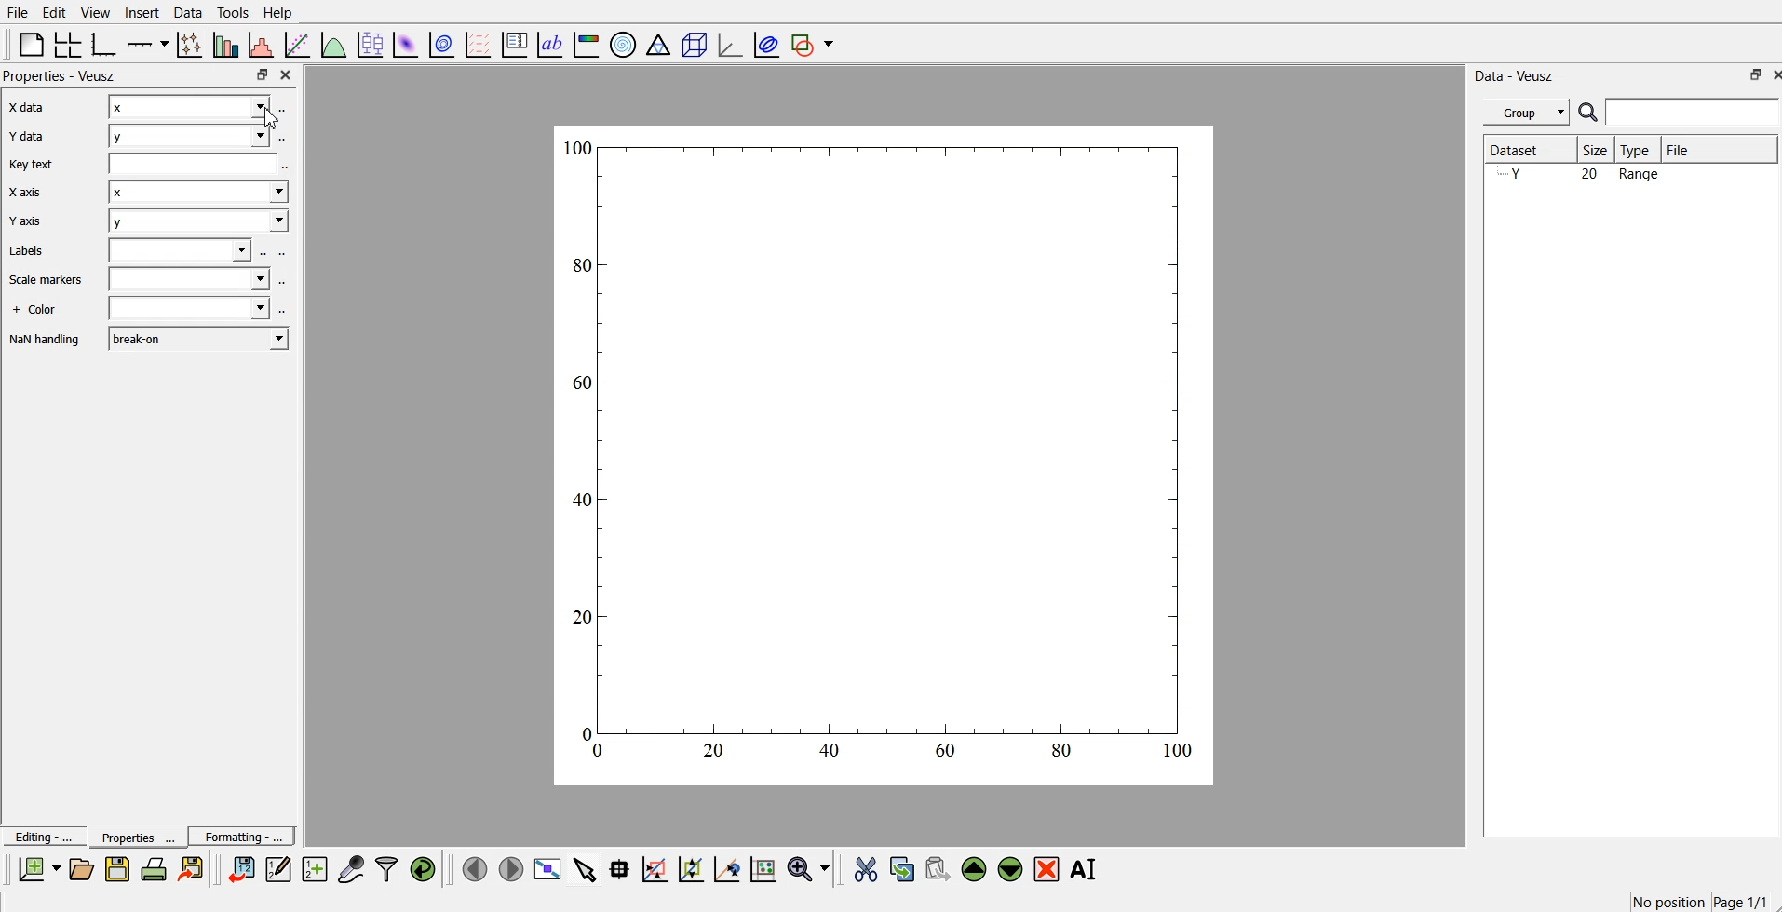 This screenshot has height=912, width=1782. What do you see at coordinates (195, 222) in the screenshot?
I see `y` at bounding box center [195, 222].